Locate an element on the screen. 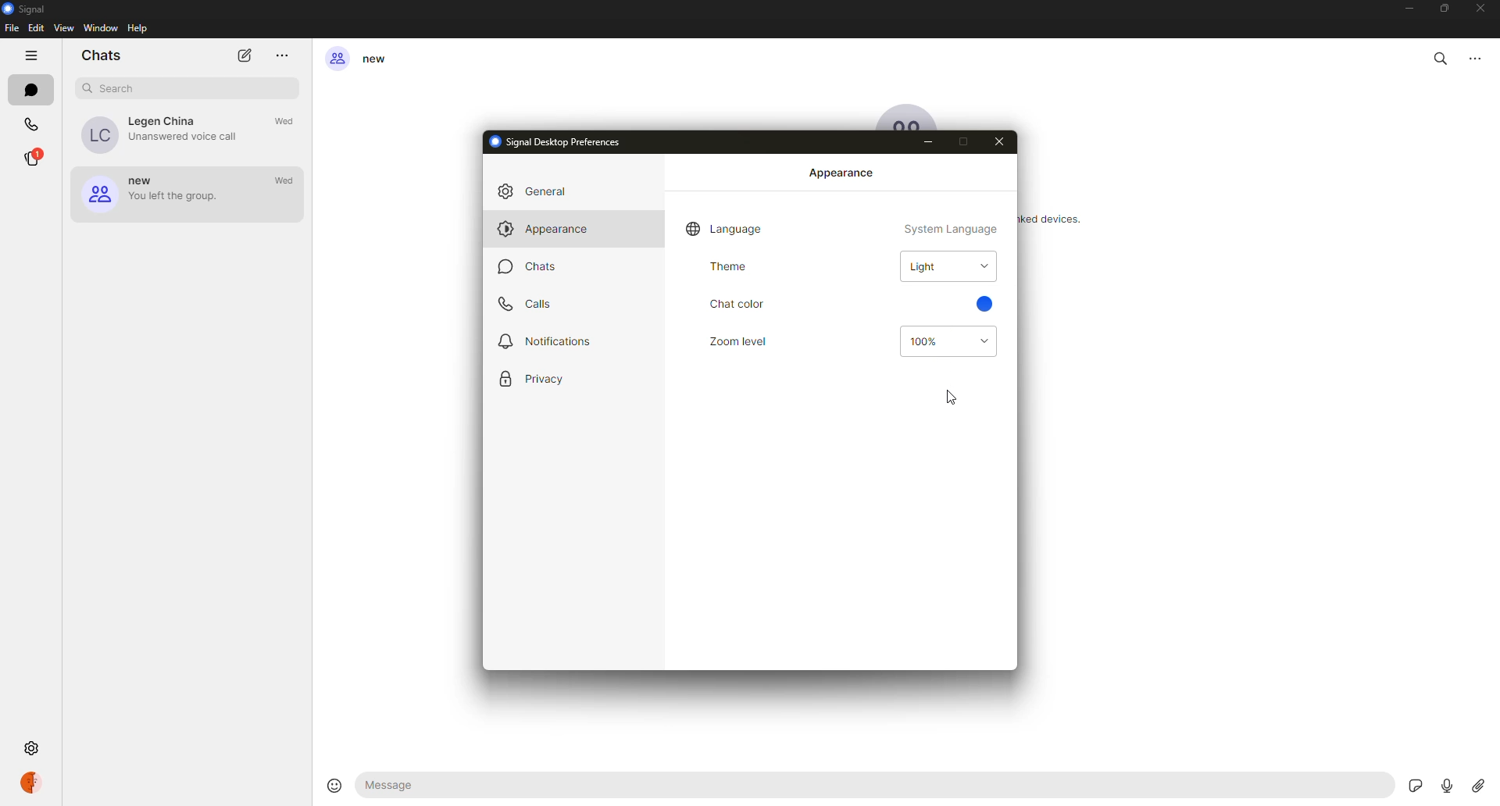 The image size is (1500, 806). message is located at coordinates (399, 785).